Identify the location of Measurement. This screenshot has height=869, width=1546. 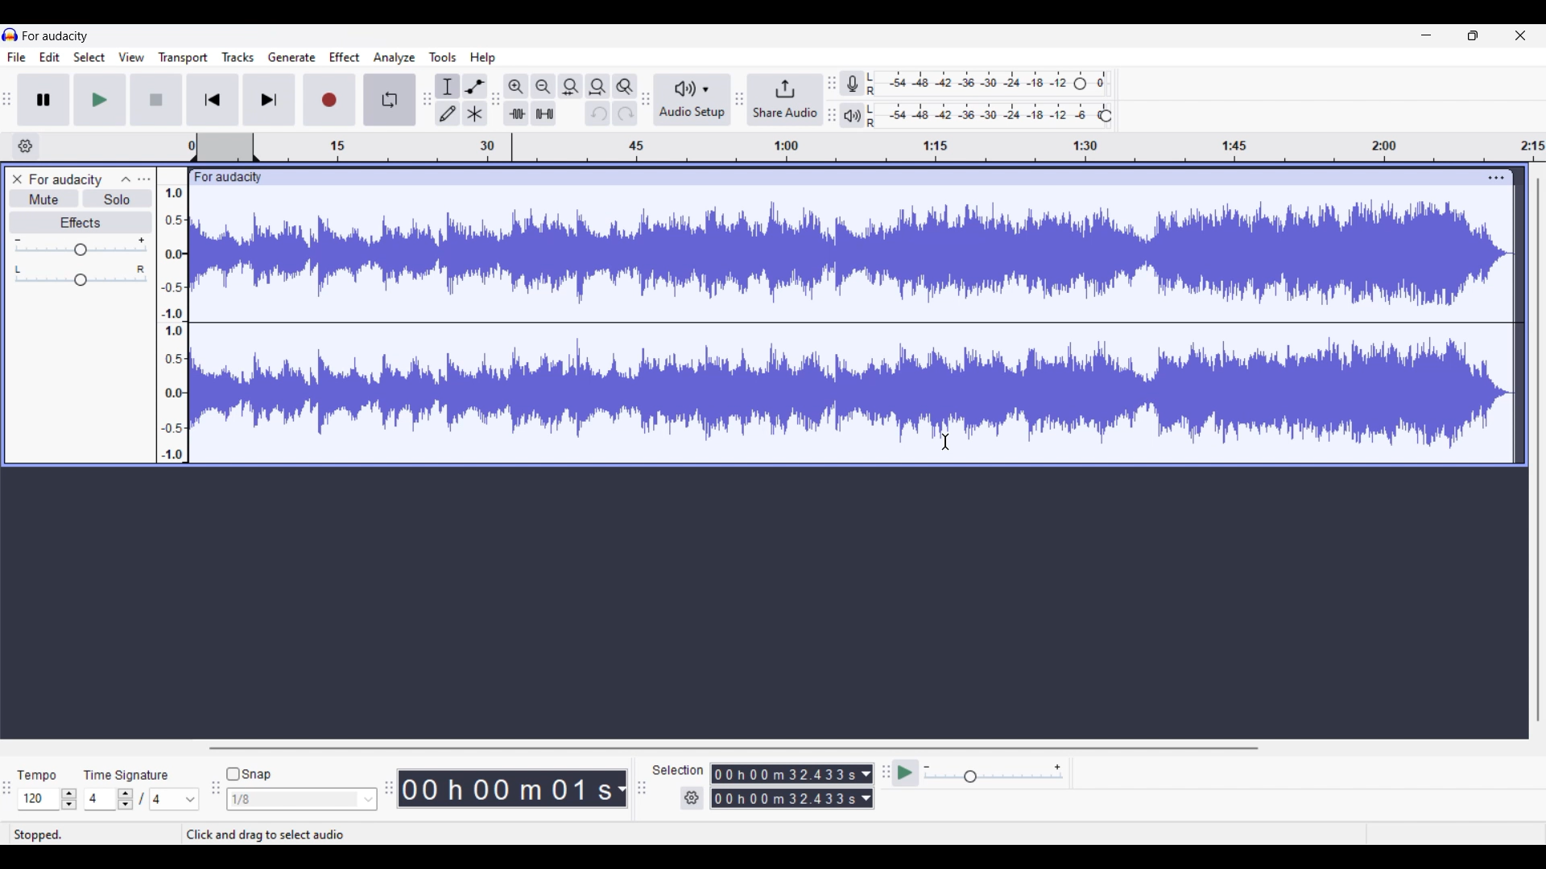
(622, 789).